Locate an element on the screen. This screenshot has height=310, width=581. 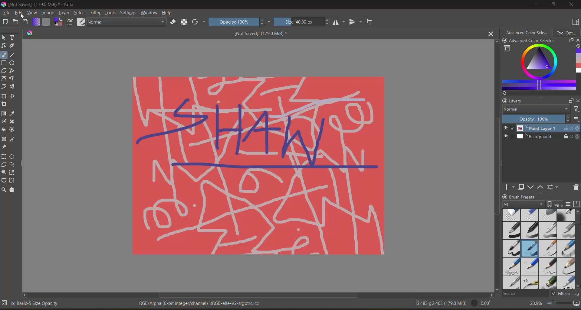
minimize is located at coordinates (537, 4).